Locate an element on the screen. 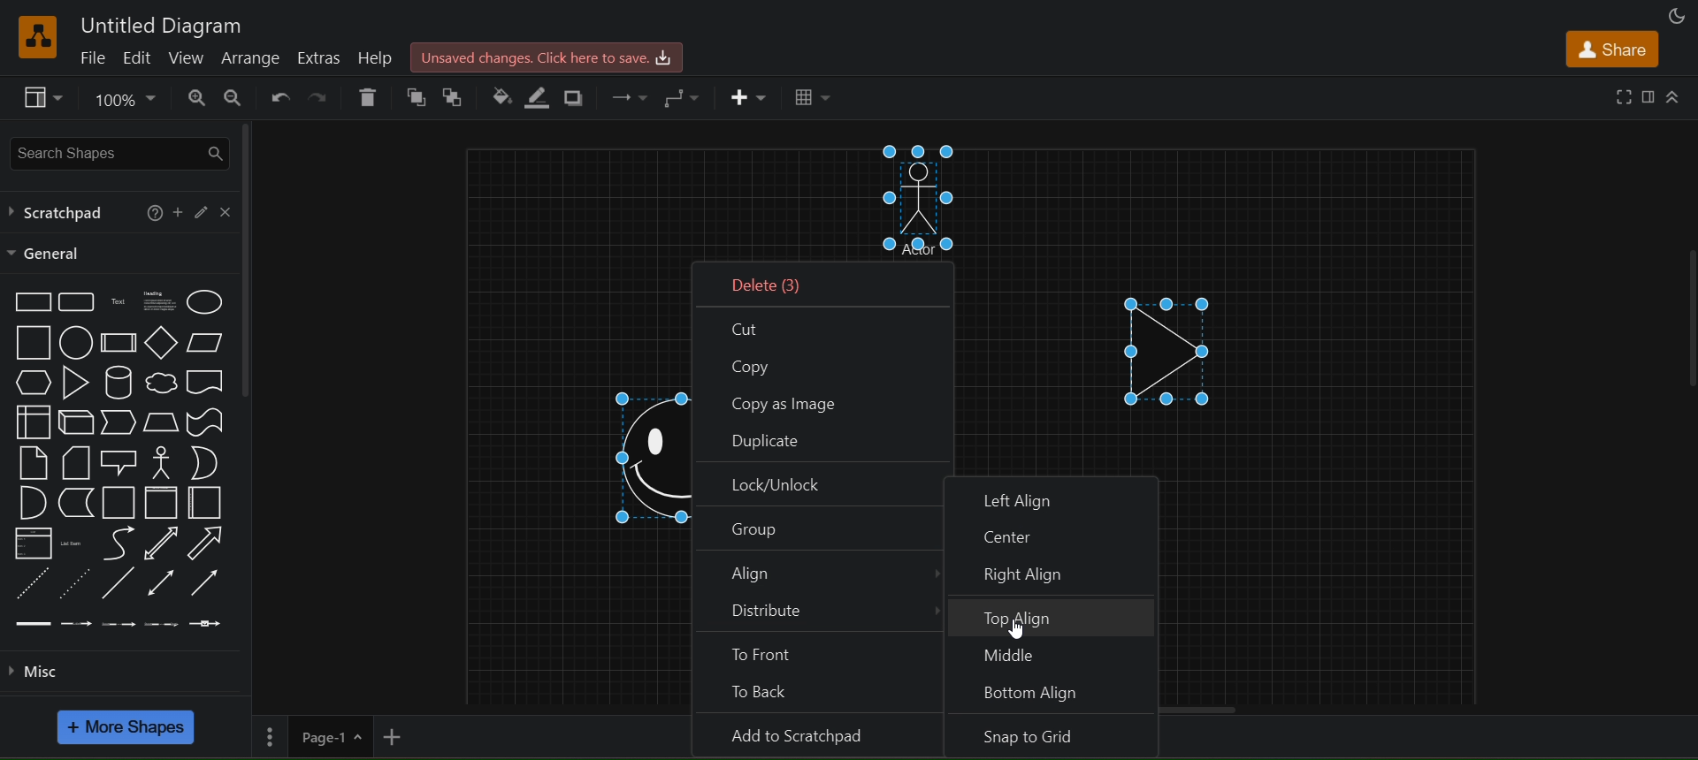 The height and width of the screenshot is (760, 1698). zoom in is located at coordinates (194, 98).